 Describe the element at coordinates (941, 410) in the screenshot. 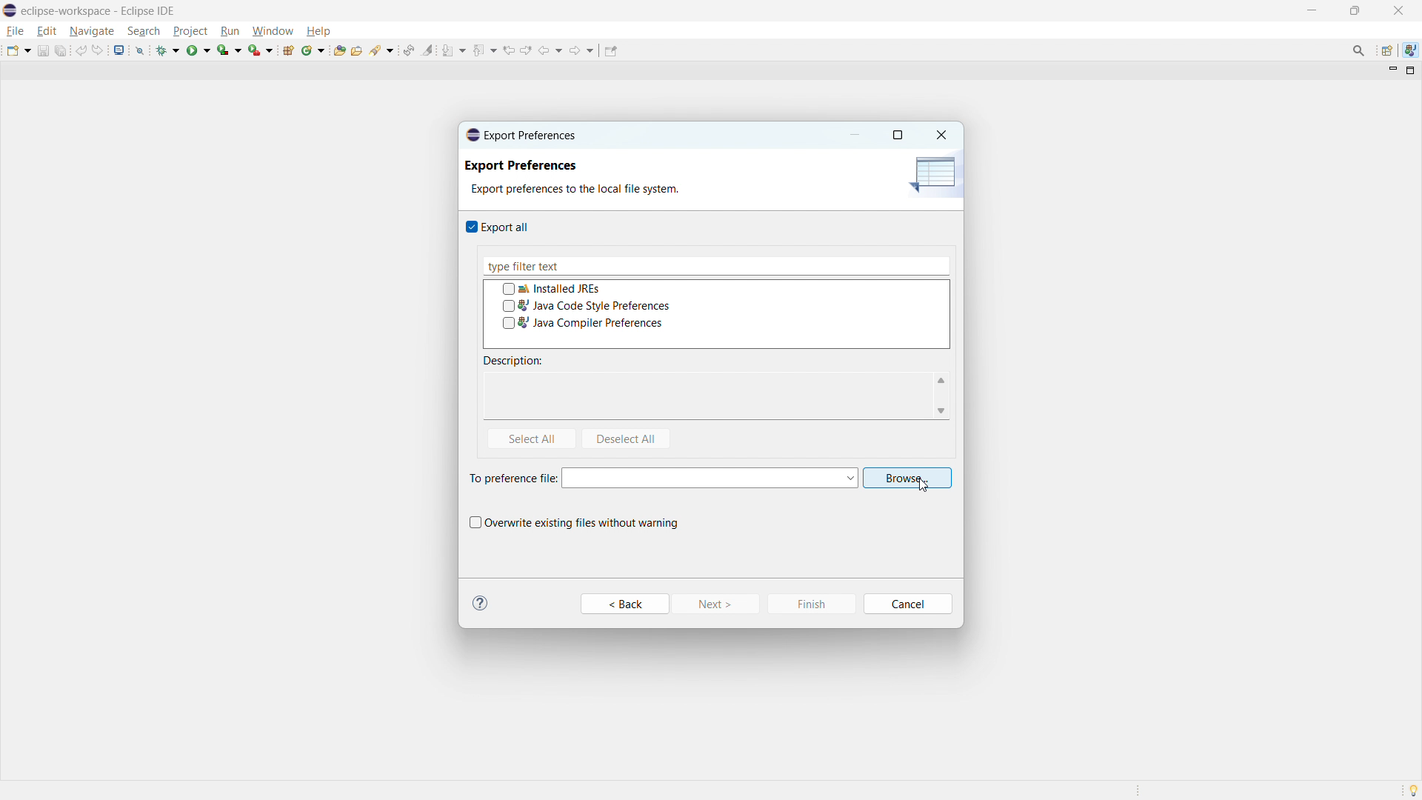

I see `scroll down` at that location.